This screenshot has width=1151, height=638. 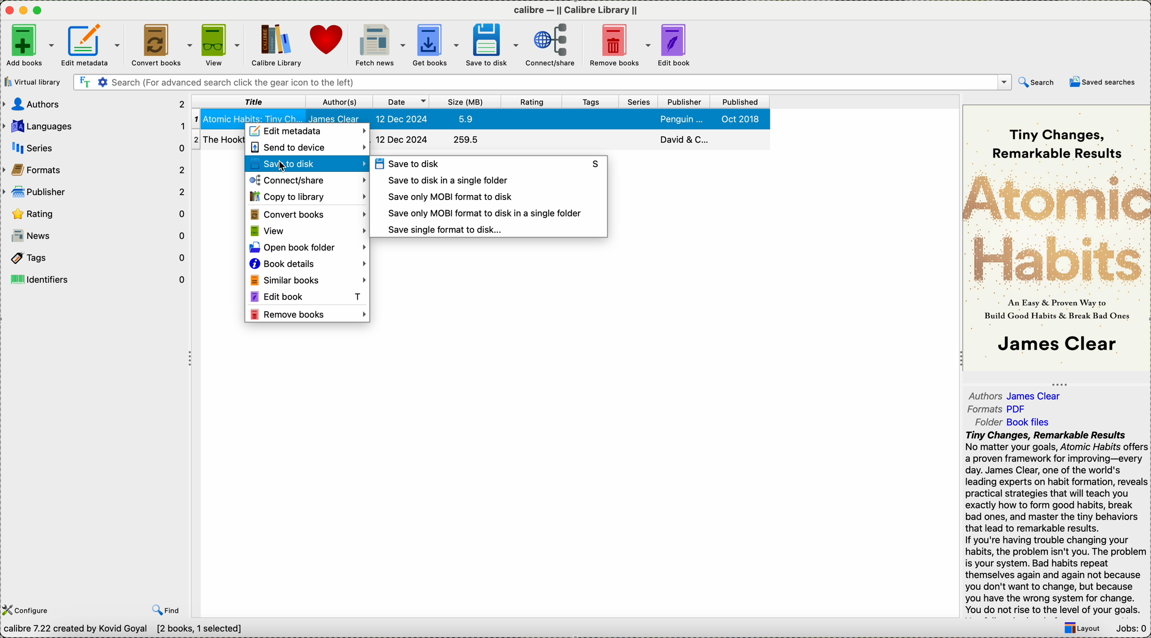 What do you see at coordinates (434, 45) in the screenshot?
I see `get books` at bounding box center [434, 45].